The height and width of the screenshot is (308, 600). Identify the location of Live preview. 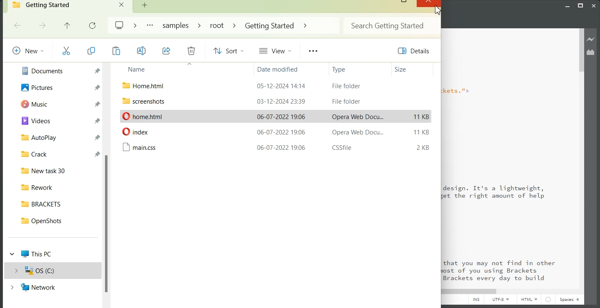
(591, 39).